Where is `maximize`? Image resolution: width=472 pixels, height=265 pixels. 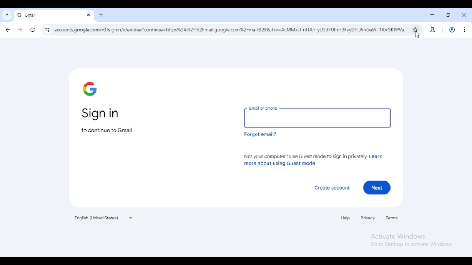
maximize is located at coordinates (448, 15).